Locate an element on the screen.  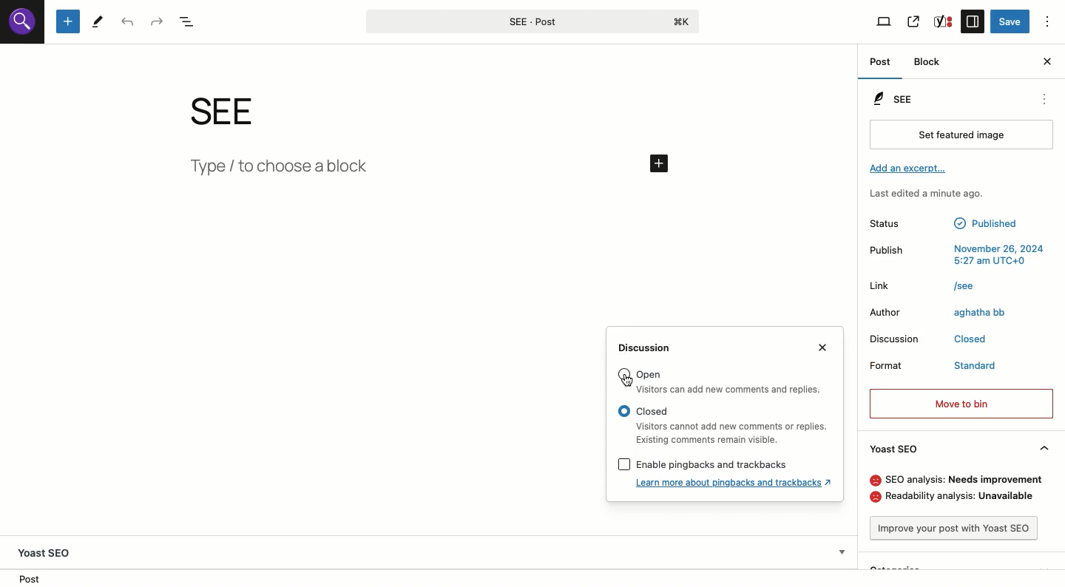
Close is located at coordinates (827, 347).